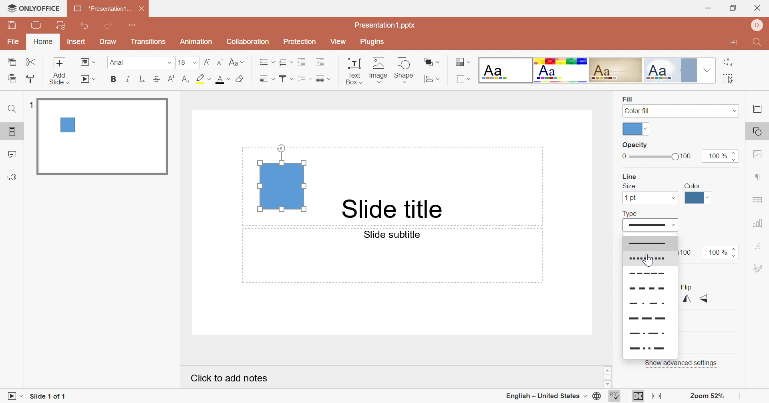 The image size is (769, 403). What do you see at coordinates (16, 397) in the screenshot?
I see `Start slideshow` at bounding box center [16, 397].